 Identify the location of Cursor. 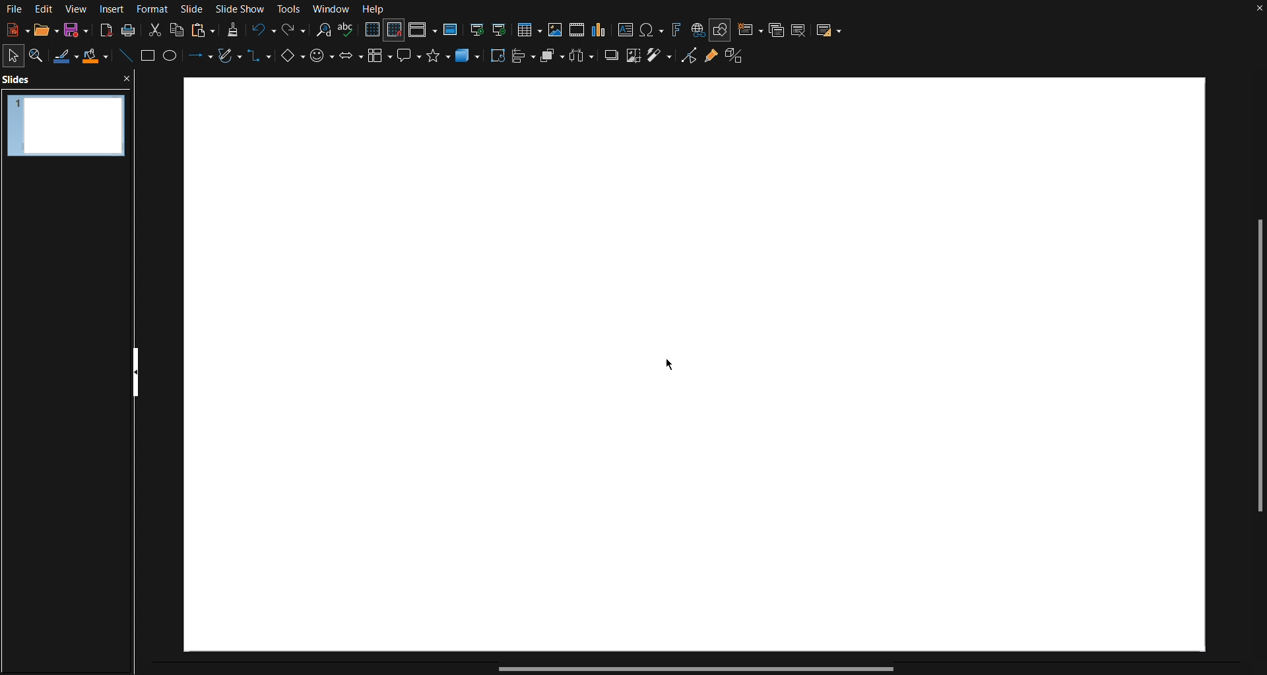
(669, 363).